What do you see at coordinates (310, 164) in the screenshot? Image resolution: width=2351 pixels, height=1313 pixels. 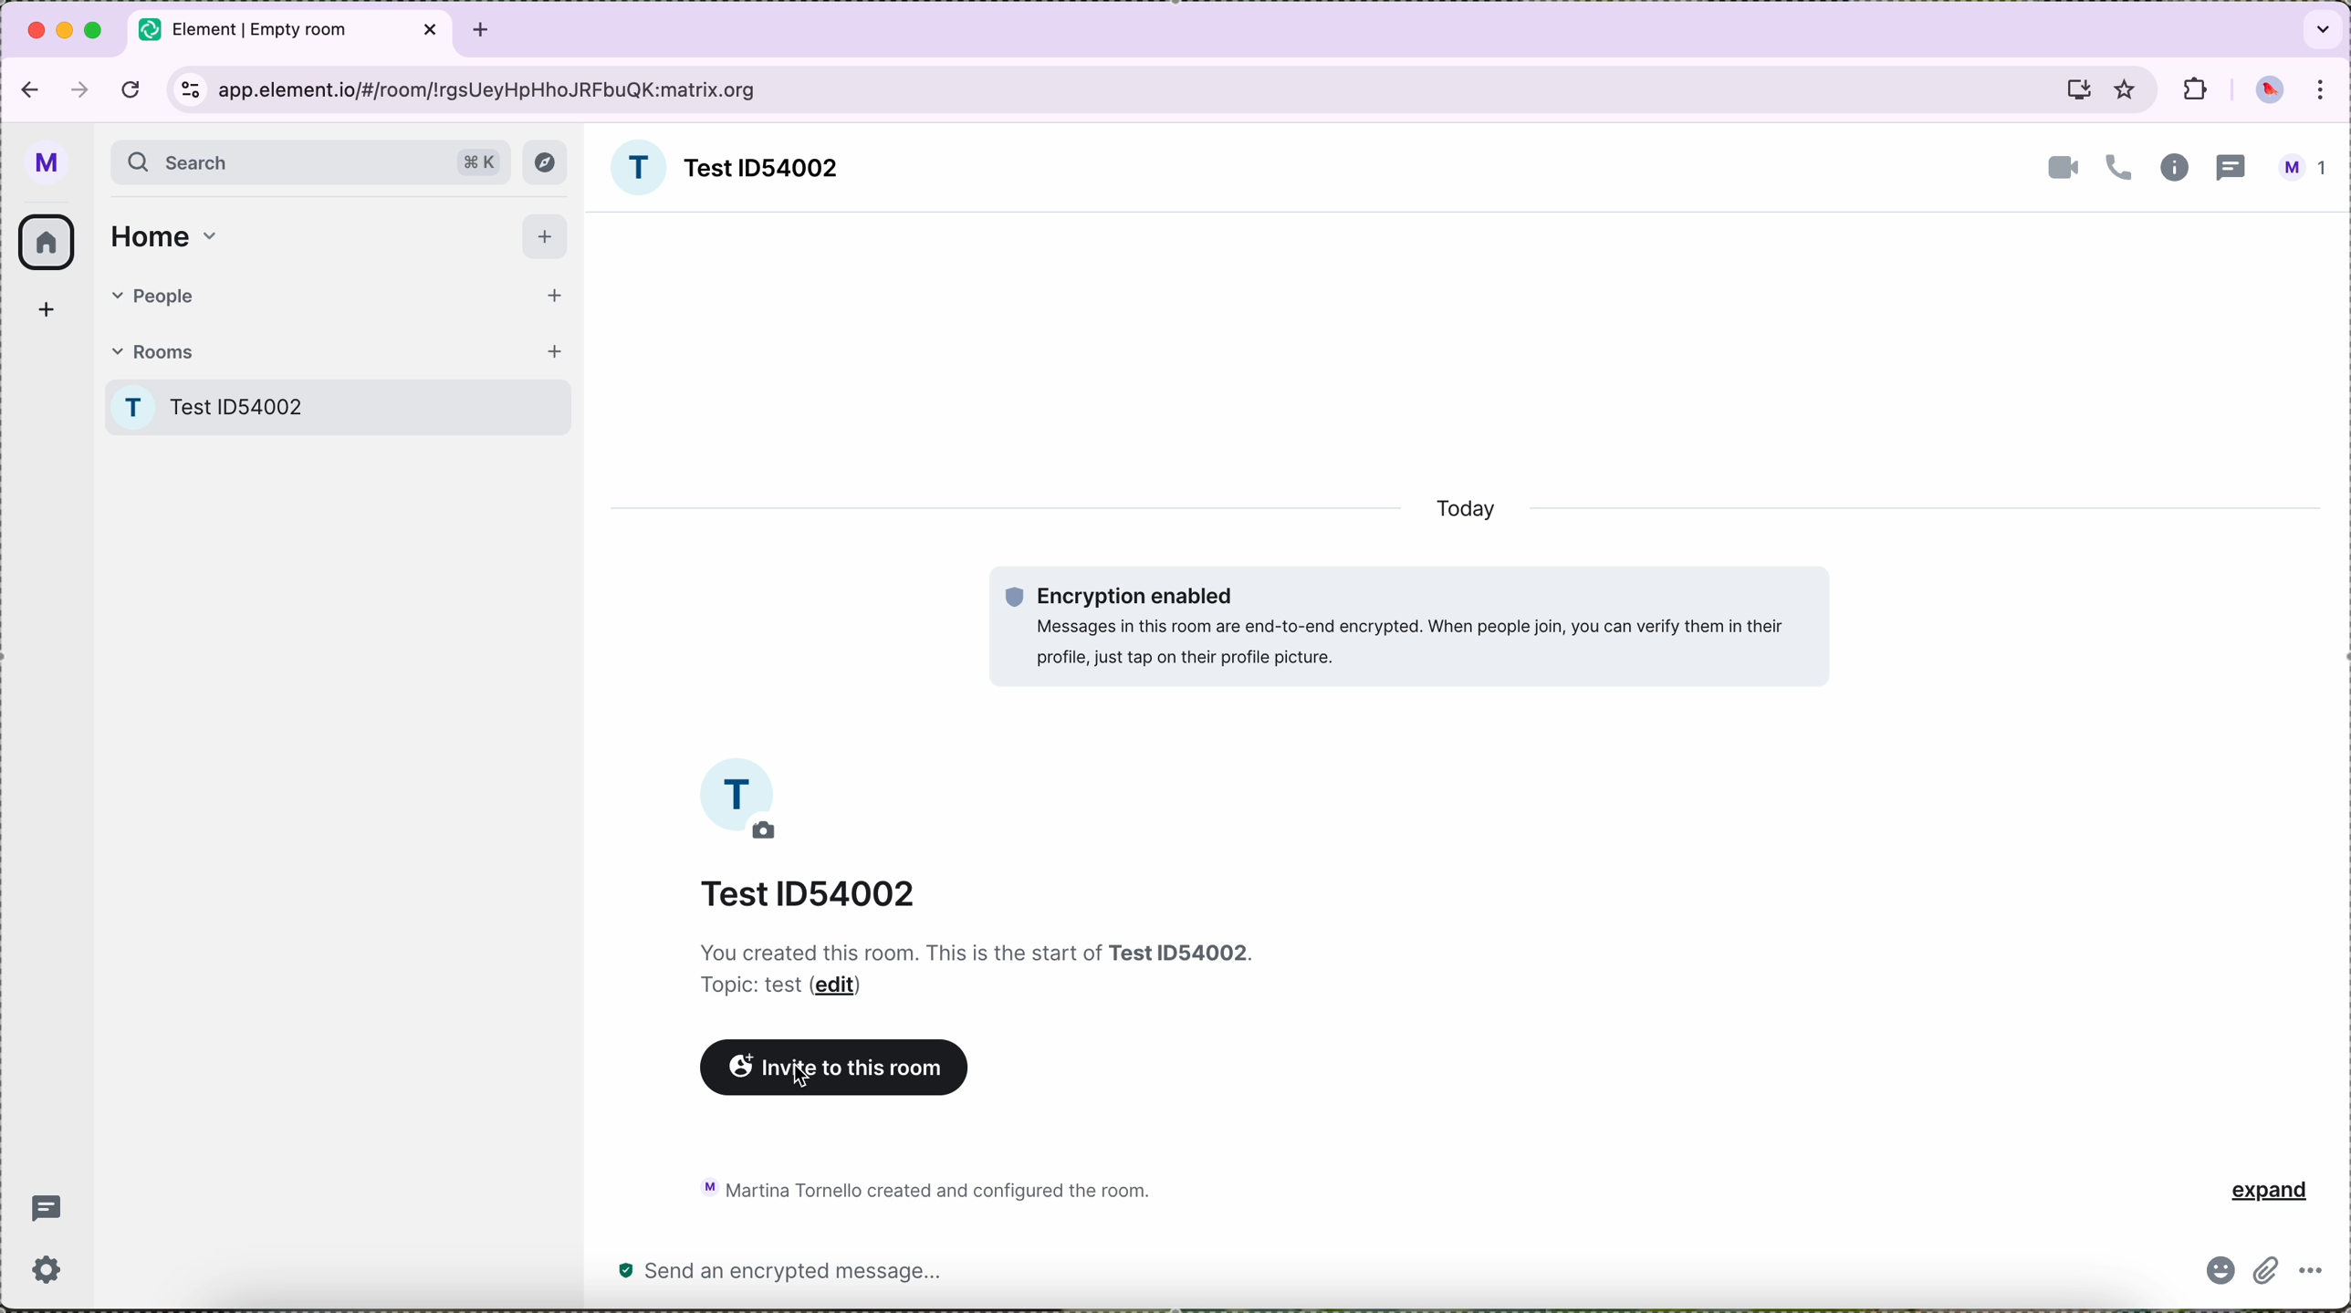 I see `search bar` at bounding box center [310, 164].